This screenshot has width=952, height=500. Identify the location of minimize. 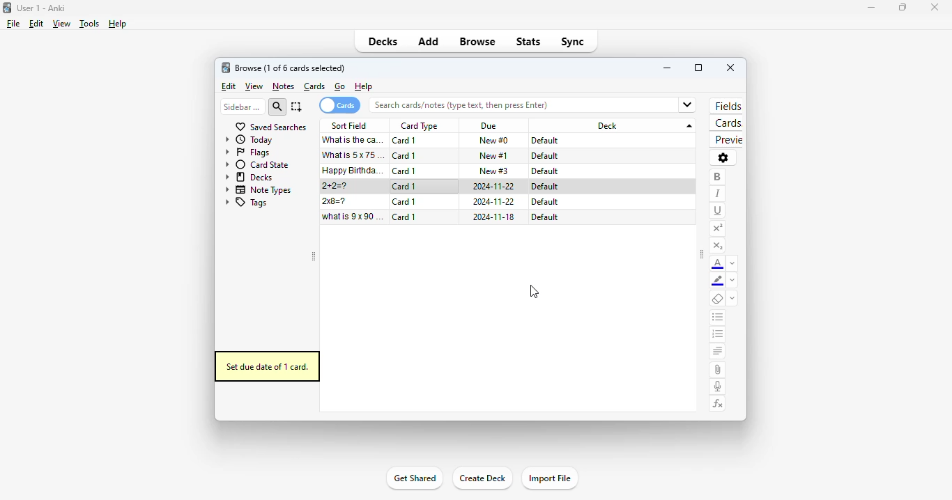
(867, 8).